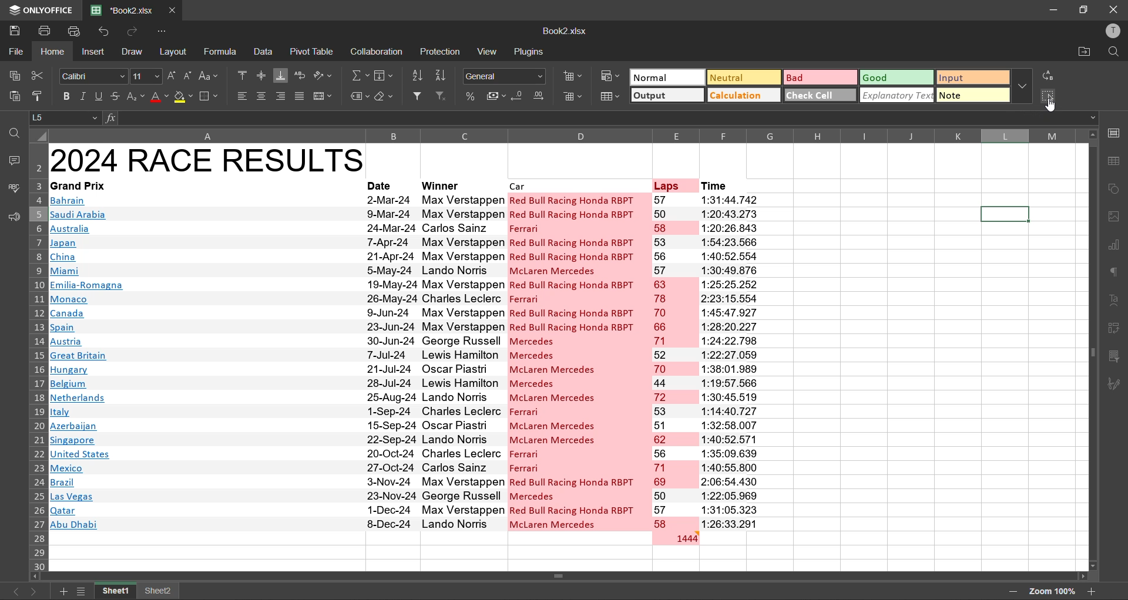 This screenshot has width=1128, height=600. Describe the element at coordinates (136, 96) in the screenshot. I see `sub/superscript` at that location.